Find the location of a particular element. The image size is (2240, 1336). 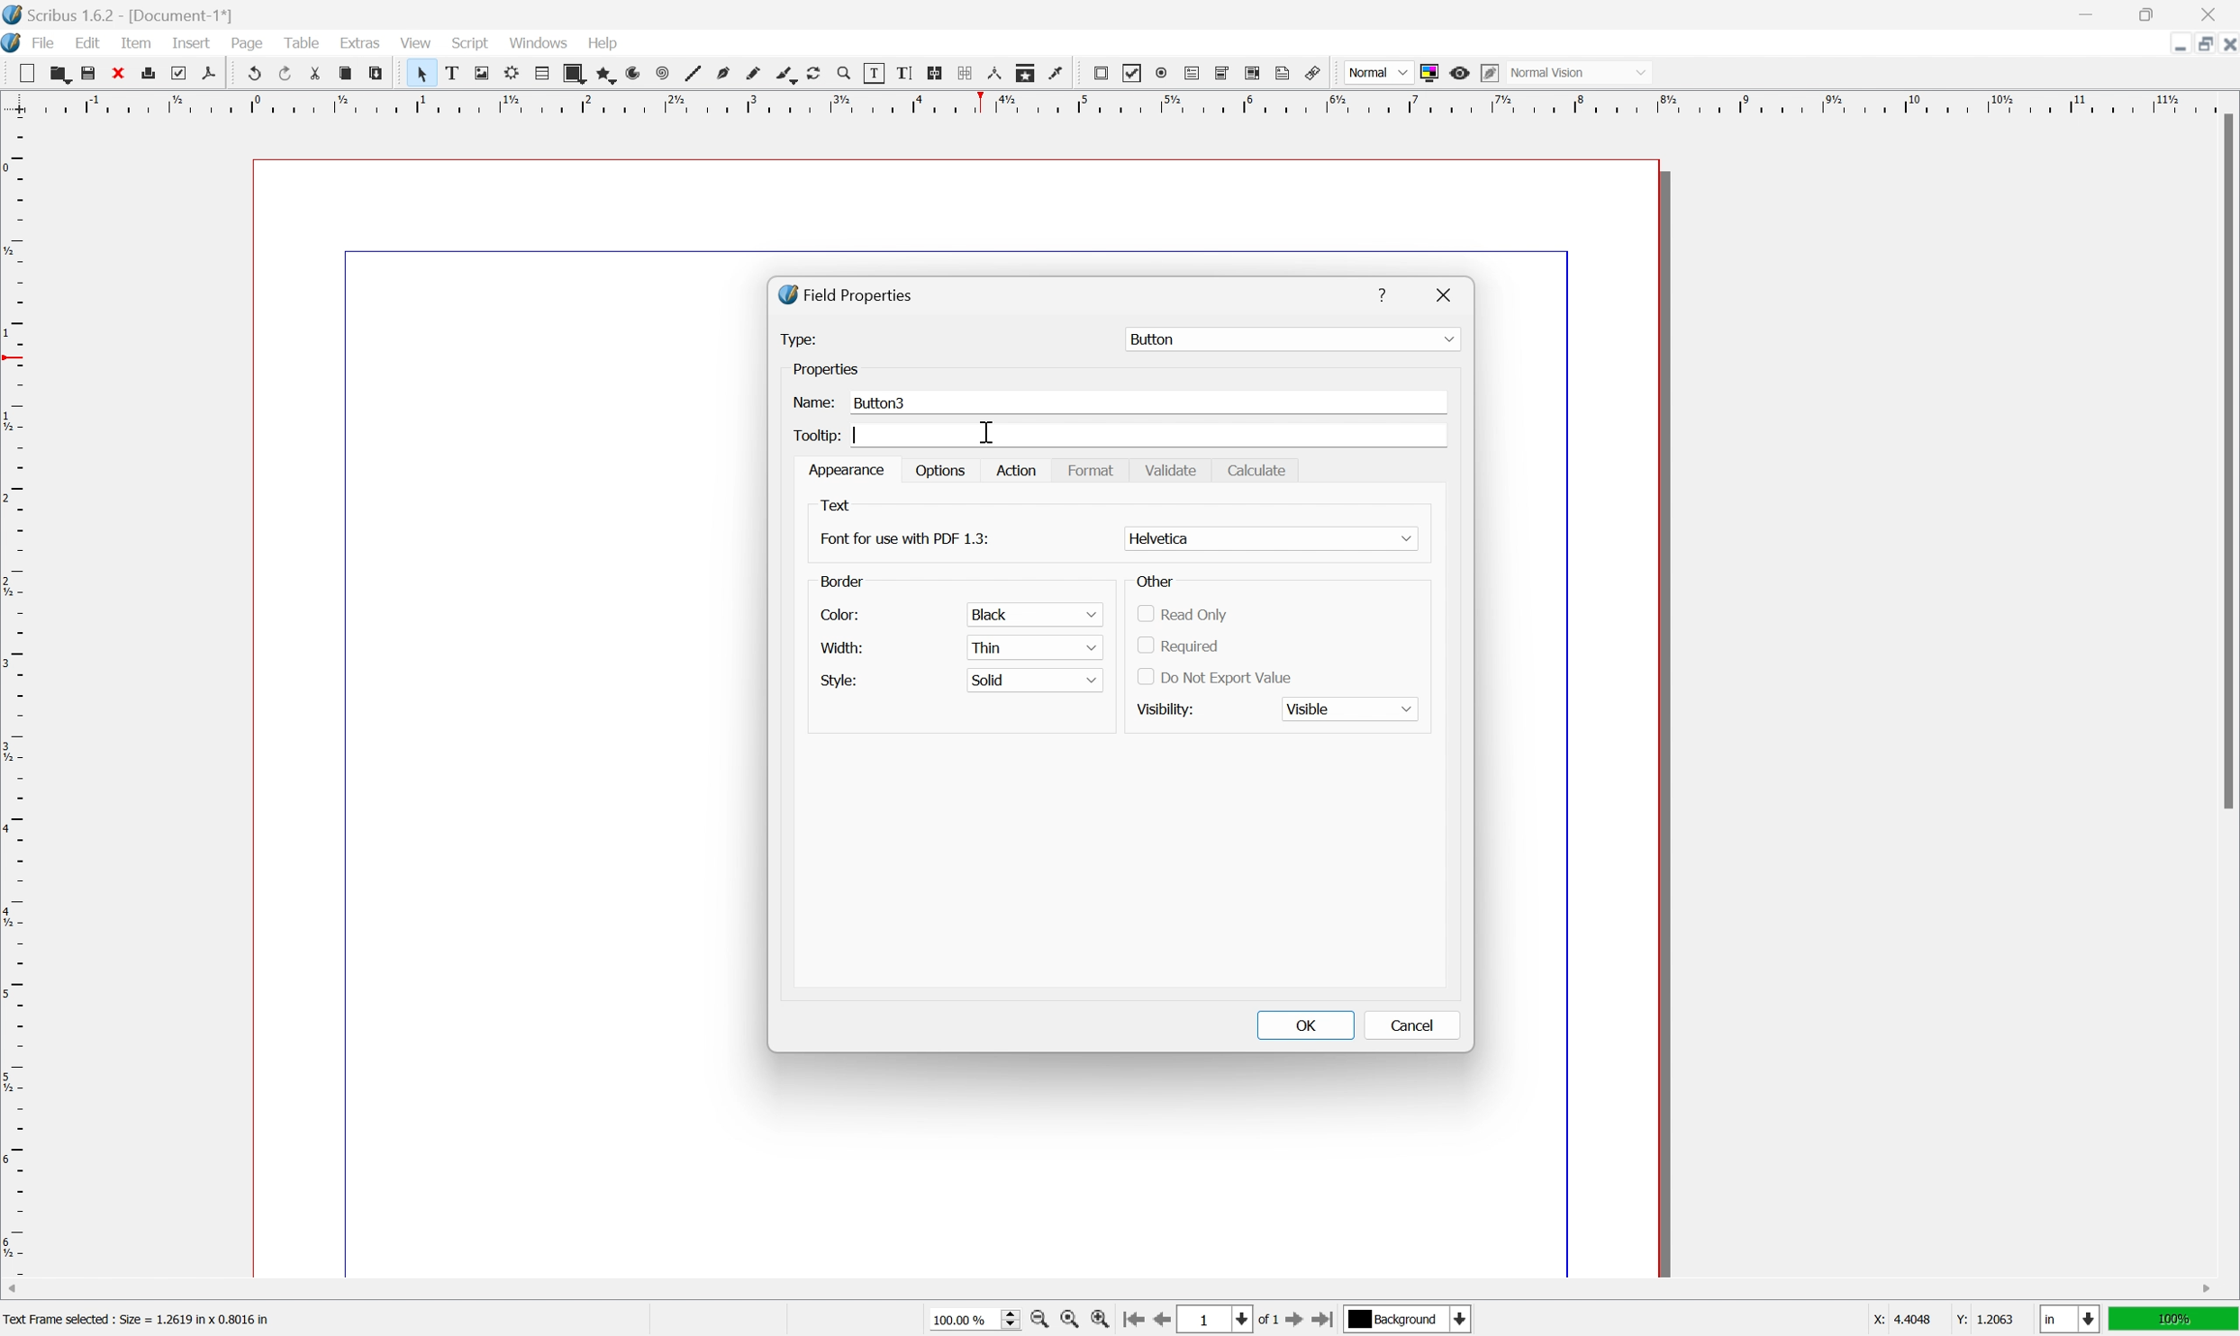

arc is located at coordinates (631, 75).